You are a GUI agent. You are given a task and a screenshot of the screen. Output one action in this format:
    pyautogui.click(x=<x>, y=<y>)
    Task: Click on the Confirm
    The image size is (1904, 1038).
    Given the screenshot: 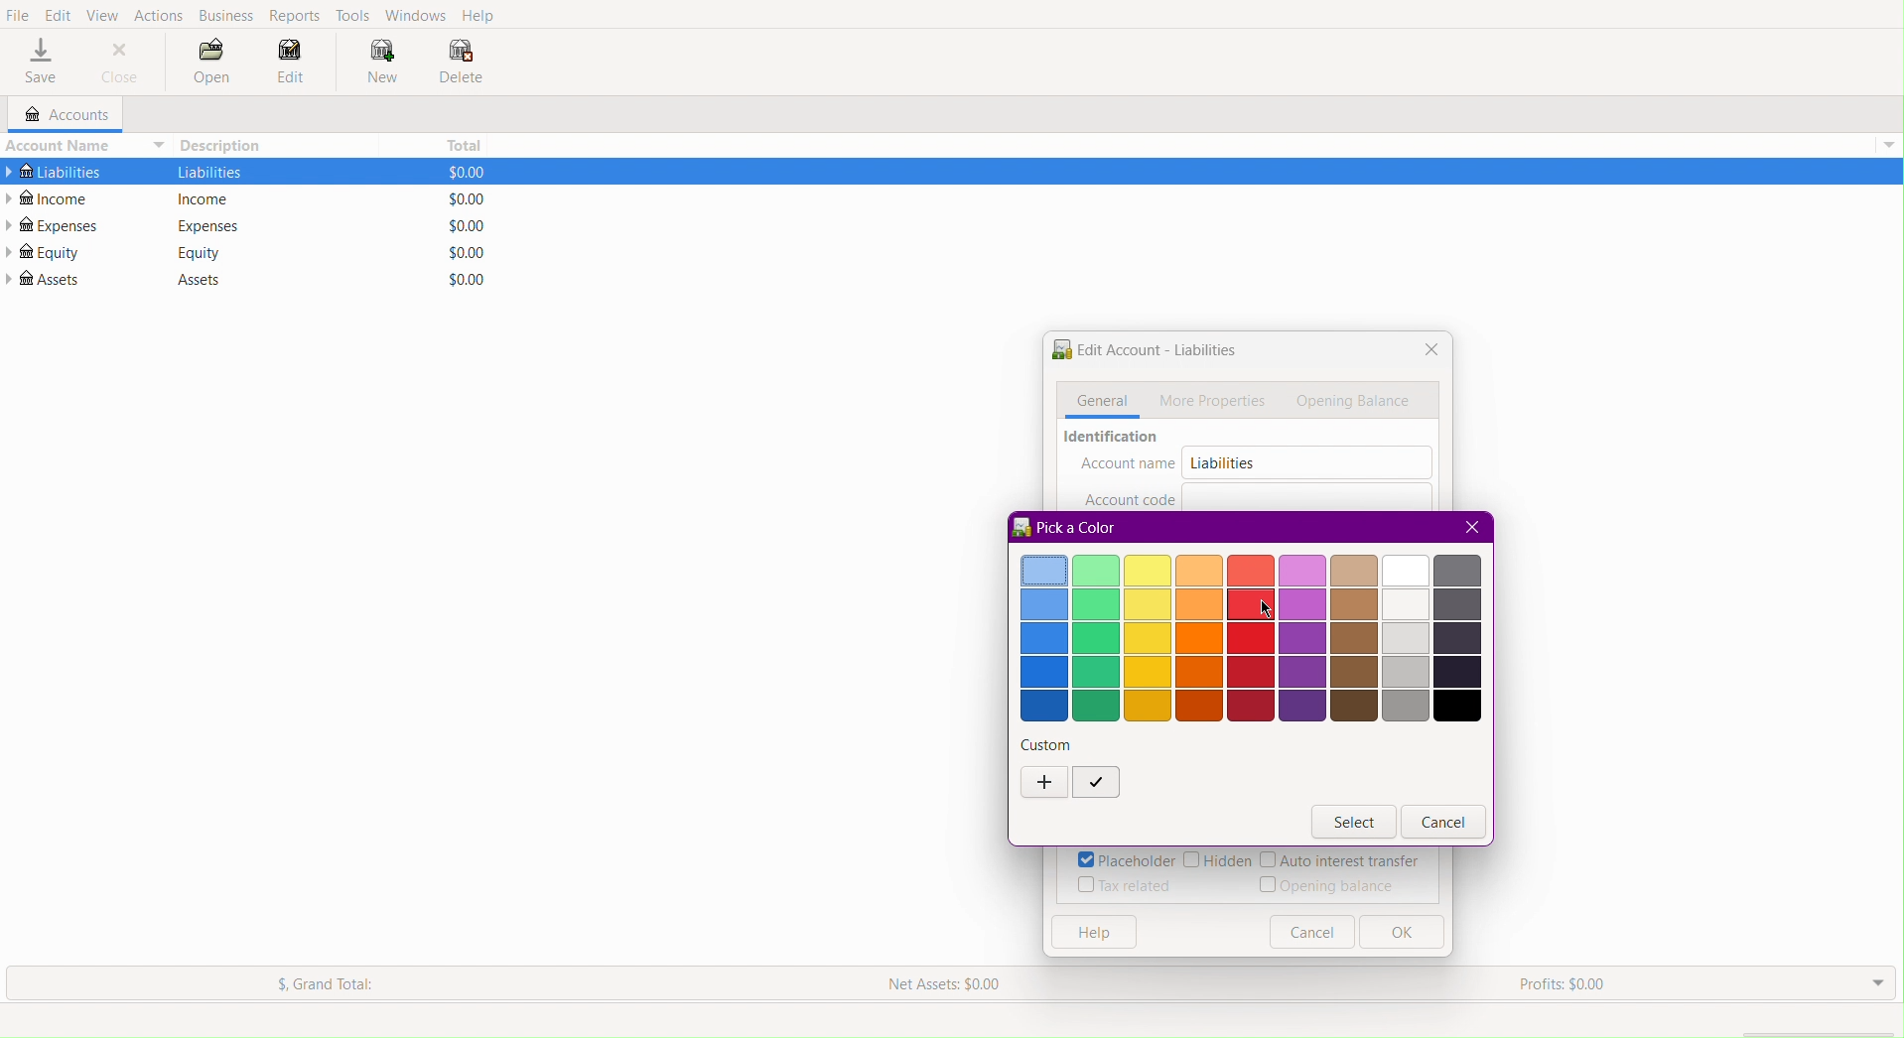 What is the action you would take?
    pyautogui.click(x=1096, y=784)
    